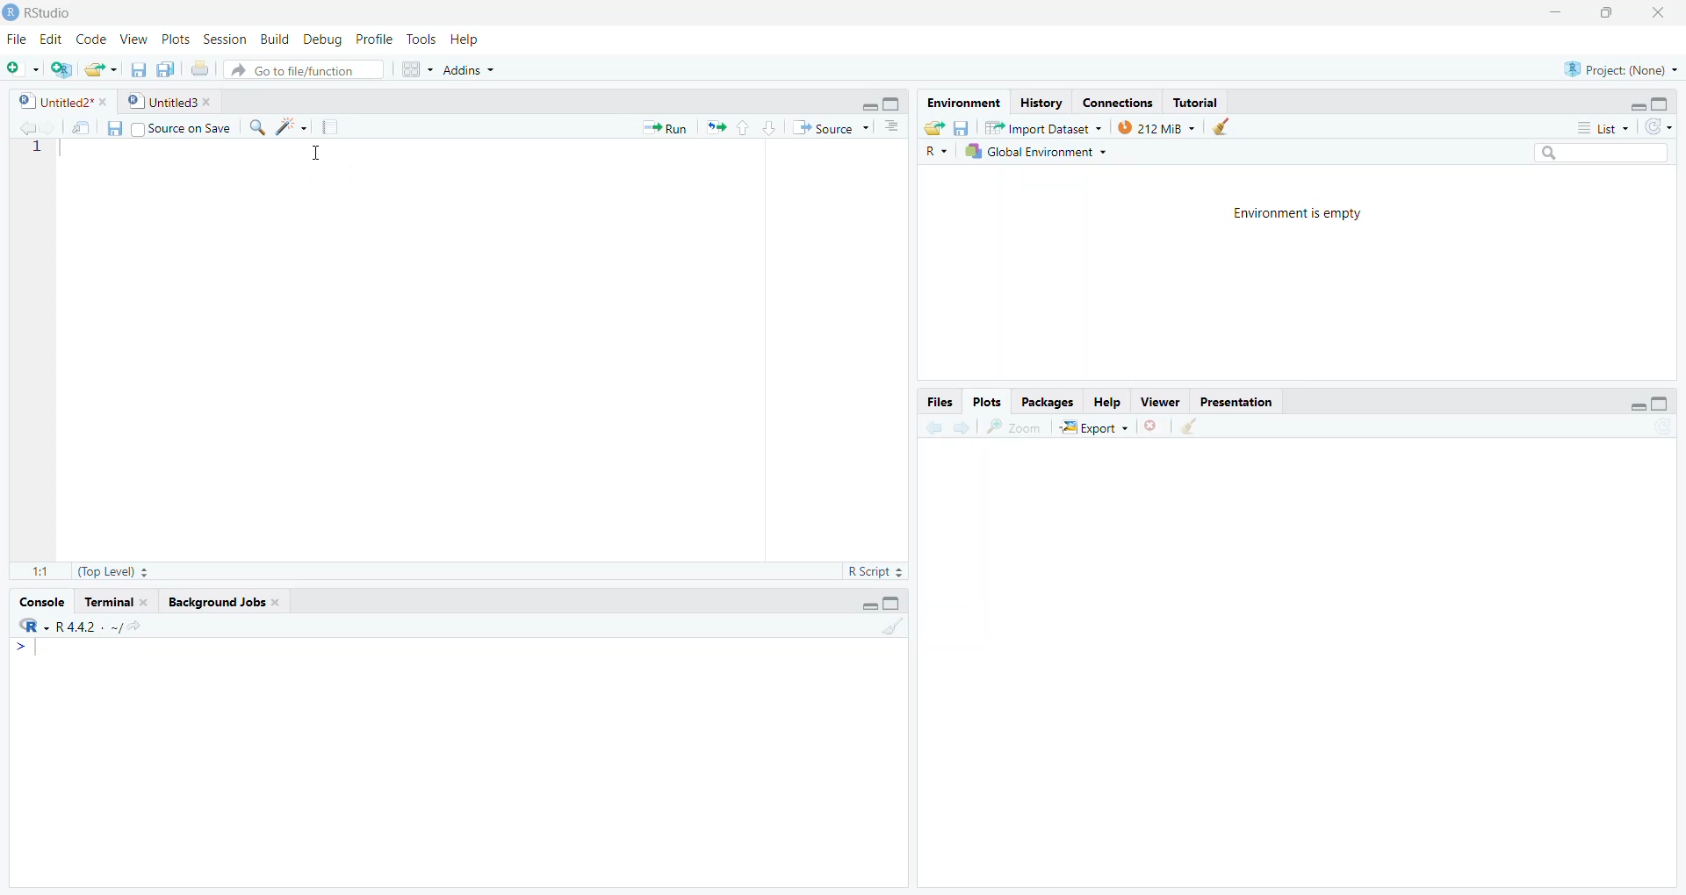 Image resolution: width=1686 pixels, height=895 pixels. What do you see at coordinates (183, 128) in the screenshot?
I see `source on save` at bounding box center [183, 128].